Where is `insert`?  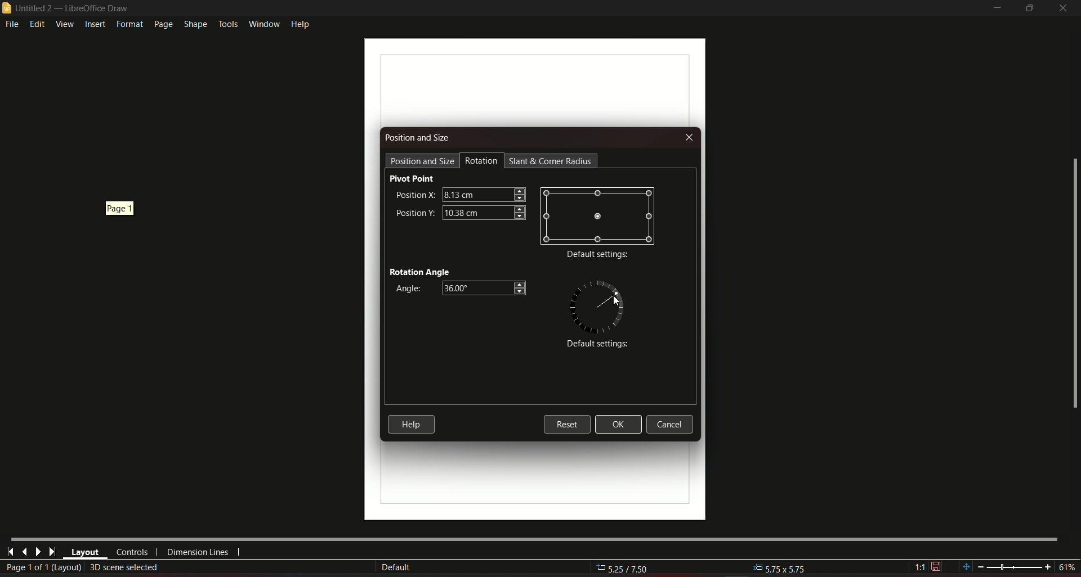
insert is located at coordinates (95, 25).